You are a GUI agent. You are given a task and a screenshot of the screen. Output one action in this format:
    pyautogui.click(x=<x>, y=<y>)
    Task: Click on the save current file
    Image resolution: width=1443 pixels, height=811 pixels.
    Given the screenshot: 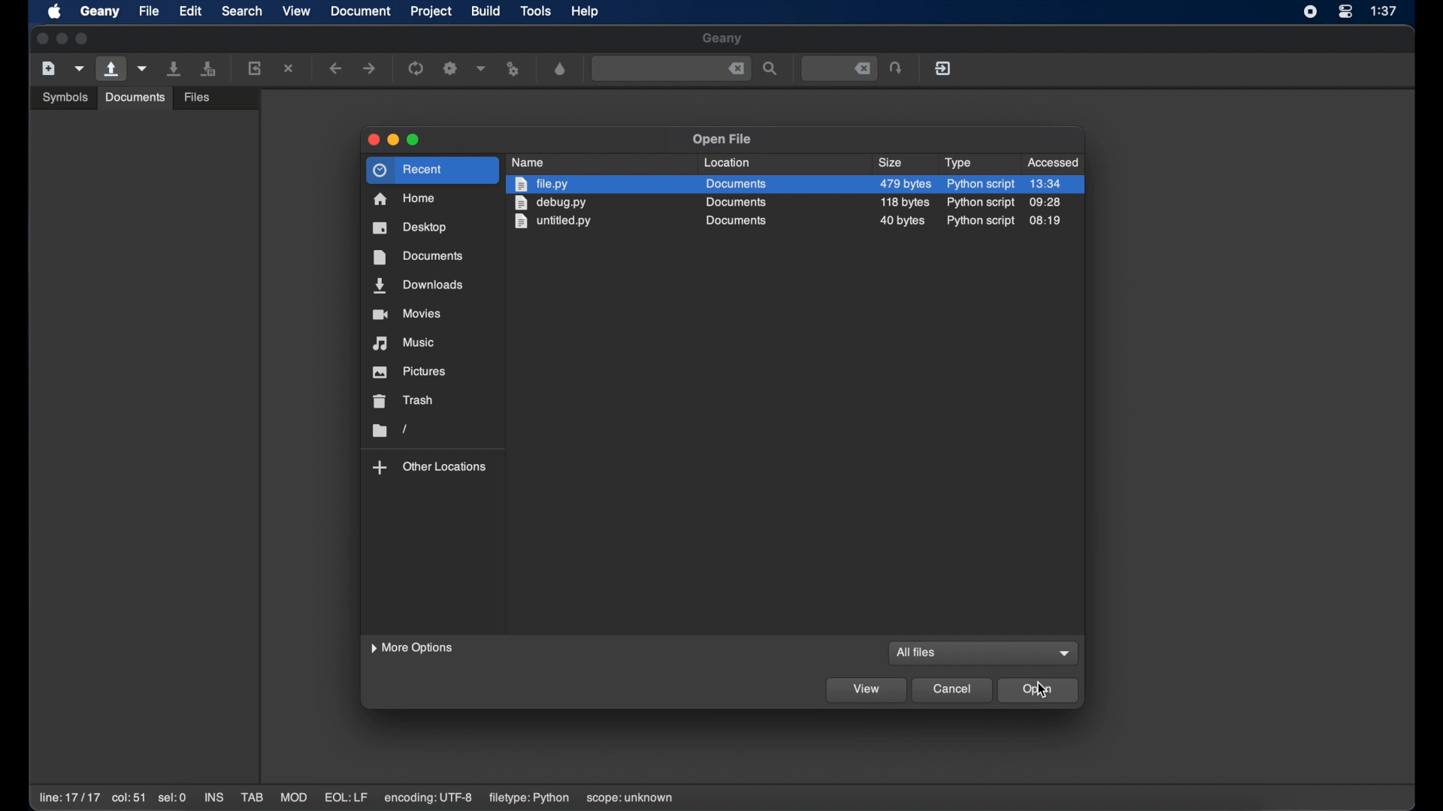 What is the action you would take?
    pyautogui.click(x=174, y=68)
    